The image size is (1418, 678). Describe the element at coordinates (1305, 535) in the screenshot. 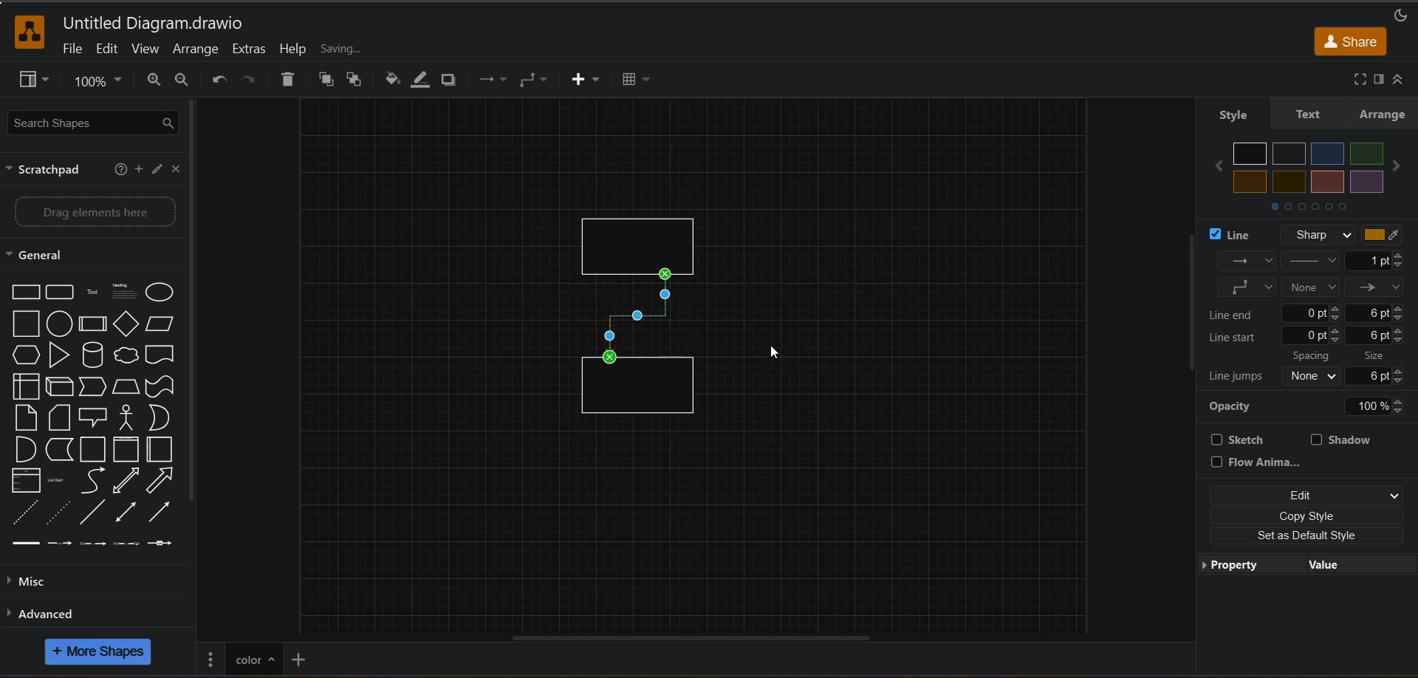

I see `set as default style` at that location.